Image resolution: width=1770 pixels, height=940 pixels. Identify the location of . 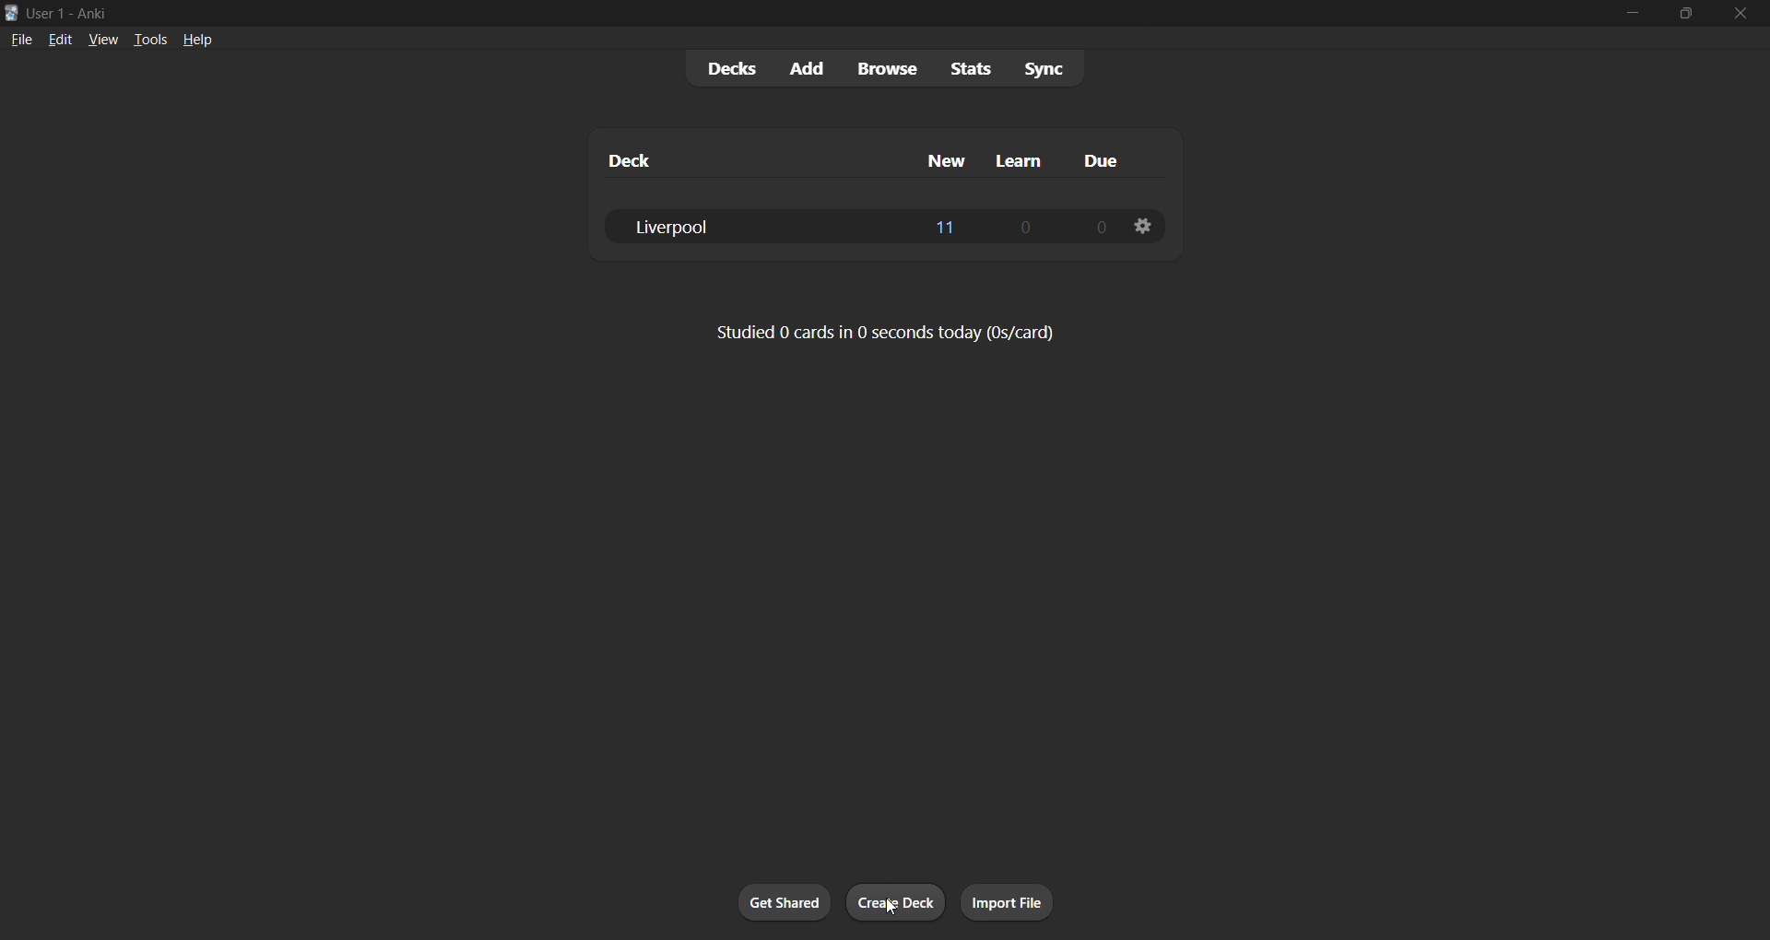
(1044, 65).